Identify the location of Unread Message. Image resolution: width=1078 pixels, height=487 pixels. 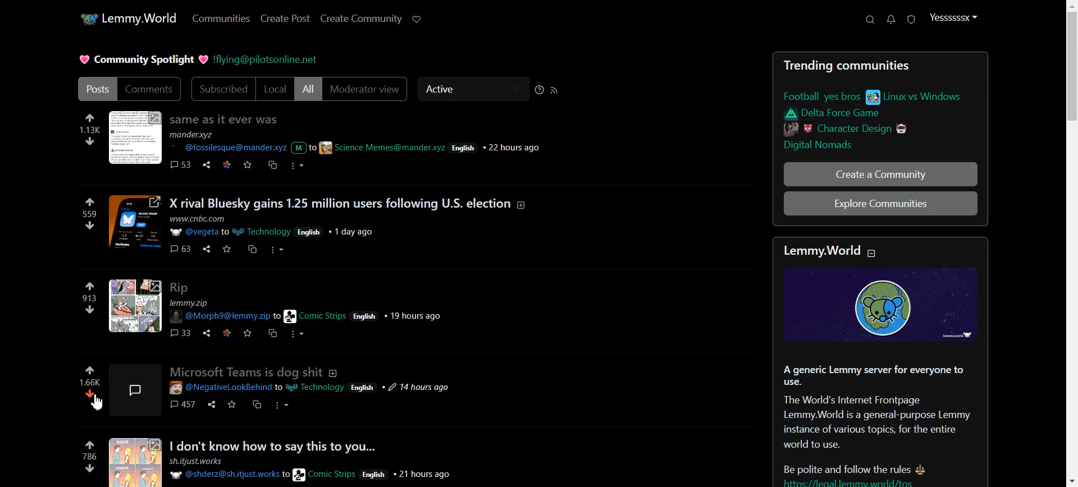
(891, 20).